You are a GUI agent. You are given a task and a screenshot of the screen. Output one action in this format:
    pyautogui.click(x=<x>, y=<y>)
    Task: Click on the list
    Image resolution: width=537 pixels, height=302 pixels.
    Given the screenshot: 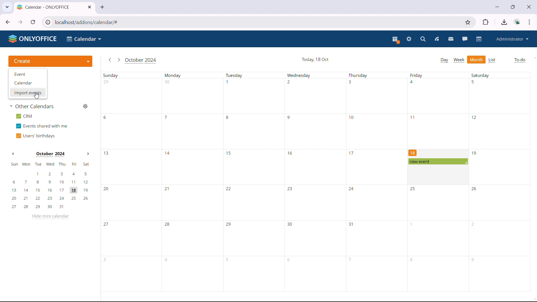 What is the action you would take?
    pyautogui.click(x=493, y=60)
    